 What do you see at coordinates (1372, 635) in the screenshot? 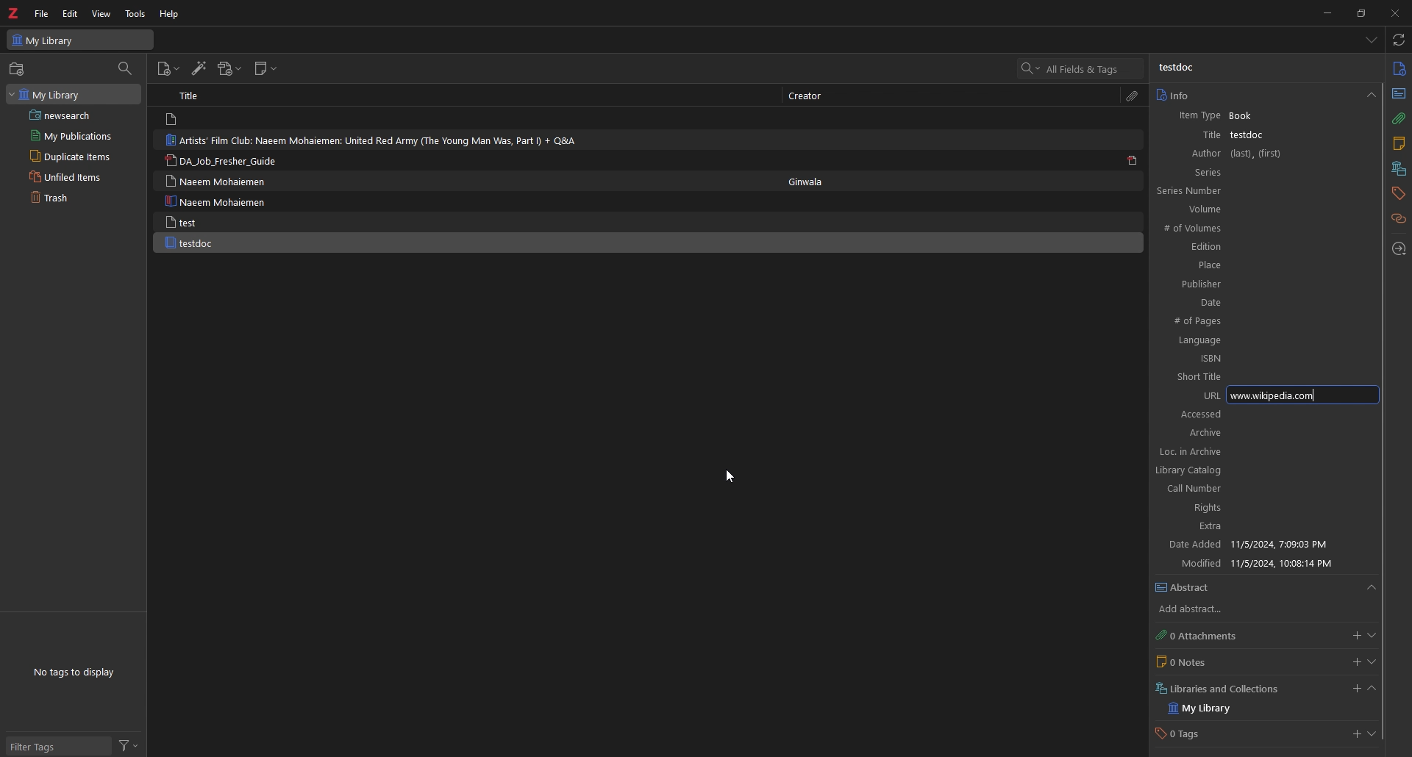
I see `show` at bounding box center [1372, 635].